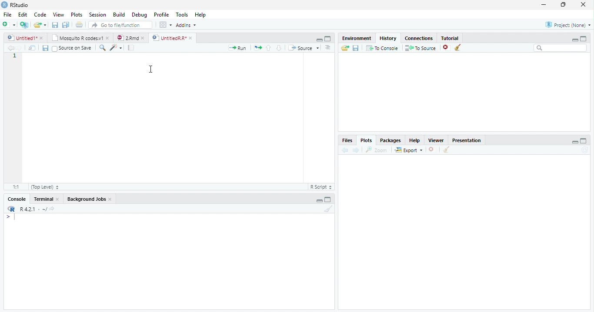 This screenshot has height=312, width=594. I want to click on Clean, so click(459, 47).